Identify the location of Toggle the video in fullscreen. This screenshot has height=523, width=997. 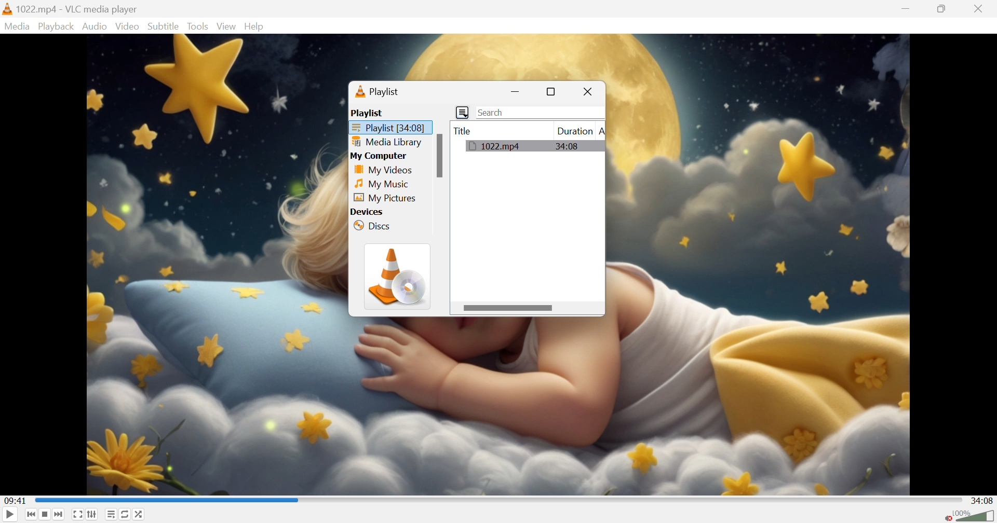
(77, 515).